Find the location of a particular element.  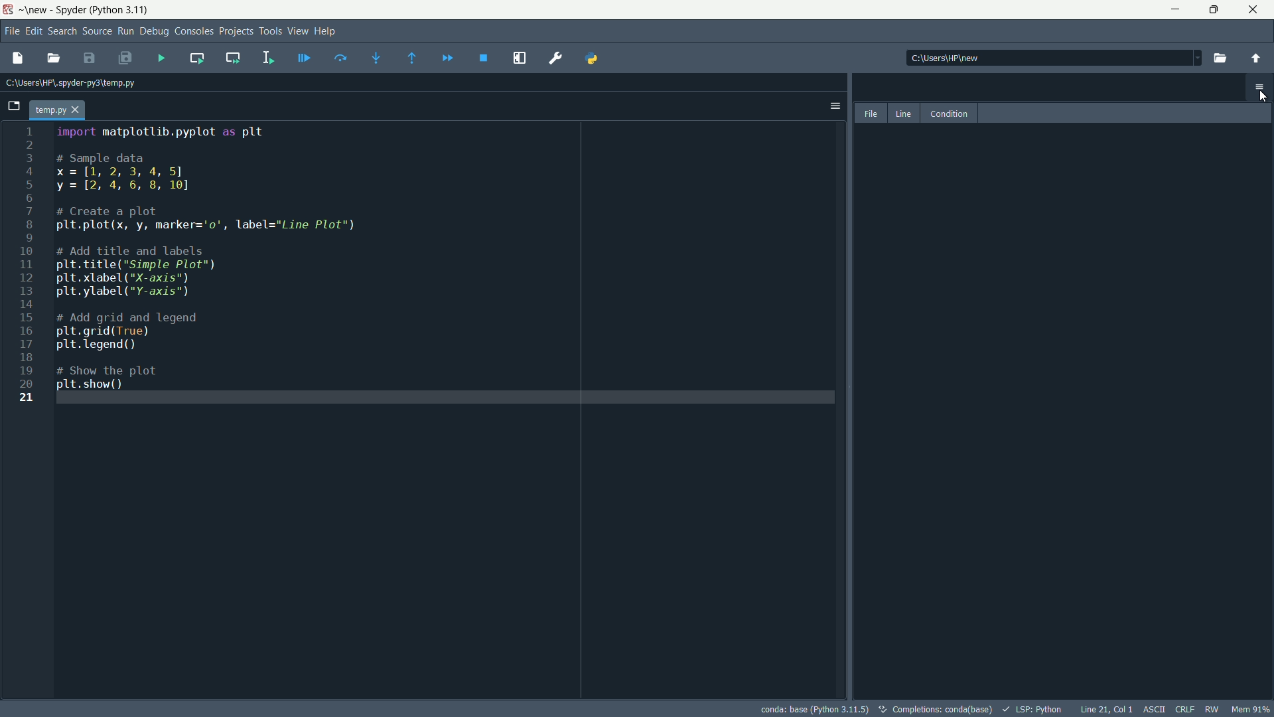

view menu is located at coordinates (297, 31).